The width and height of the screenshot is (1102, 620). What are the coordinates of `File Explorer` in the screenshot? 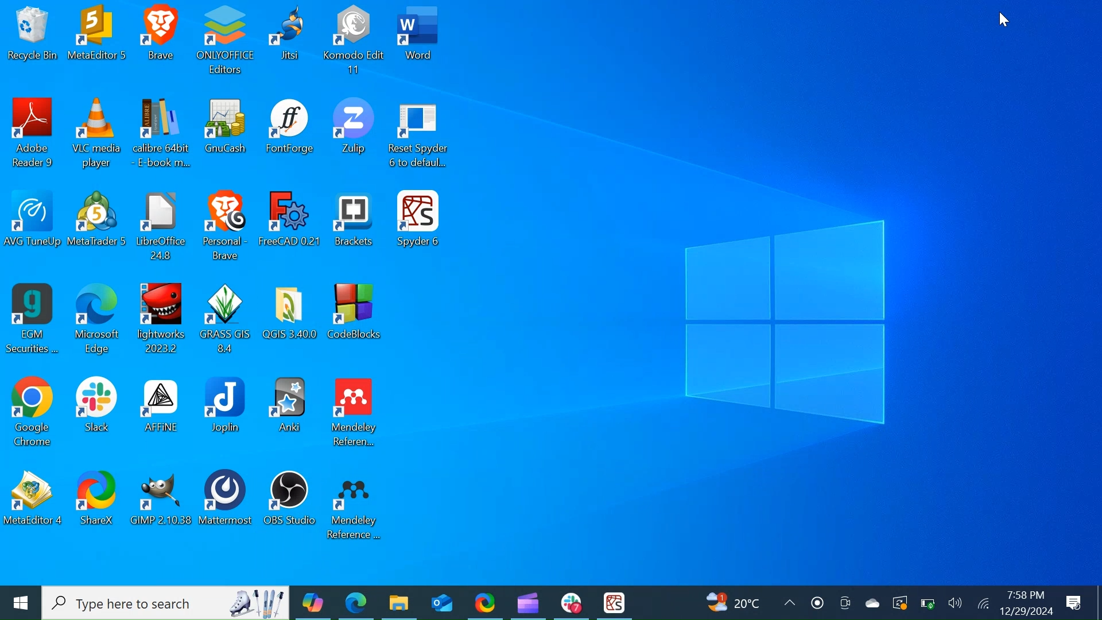 It's located at (398, 602).